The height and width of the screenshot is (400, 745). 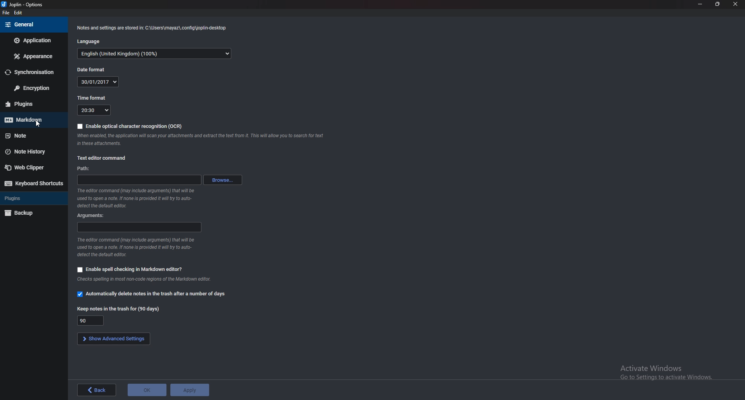 What do you see at coordinates (7, 12) in the screenshot?
I see `file` at bounding box center [7, 12].